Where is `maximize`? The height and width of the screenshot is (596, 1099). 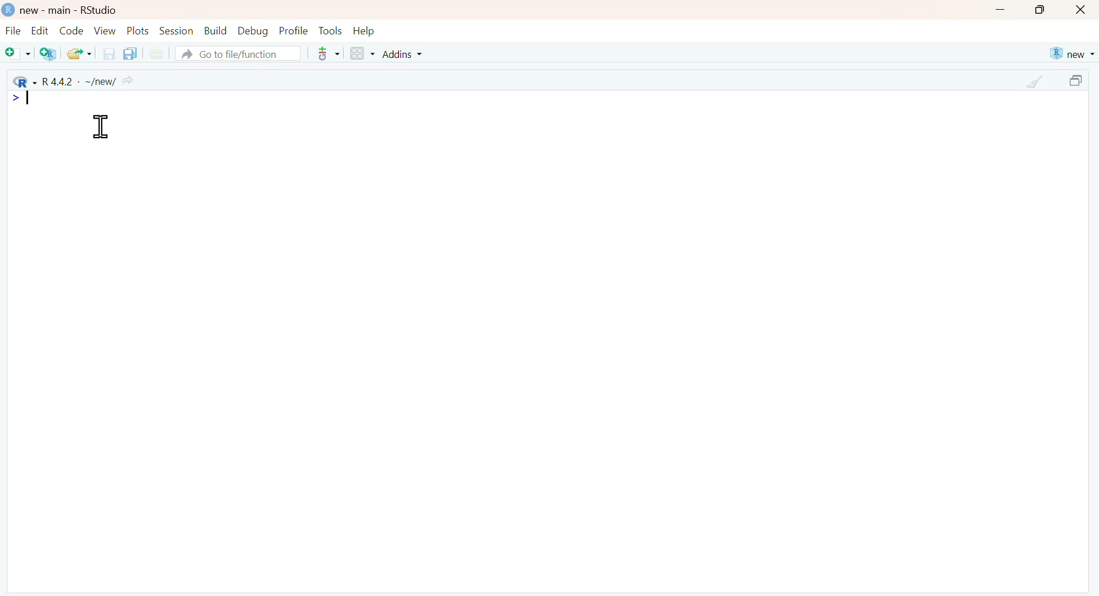 maximize is located at coordinates (1040, 10).